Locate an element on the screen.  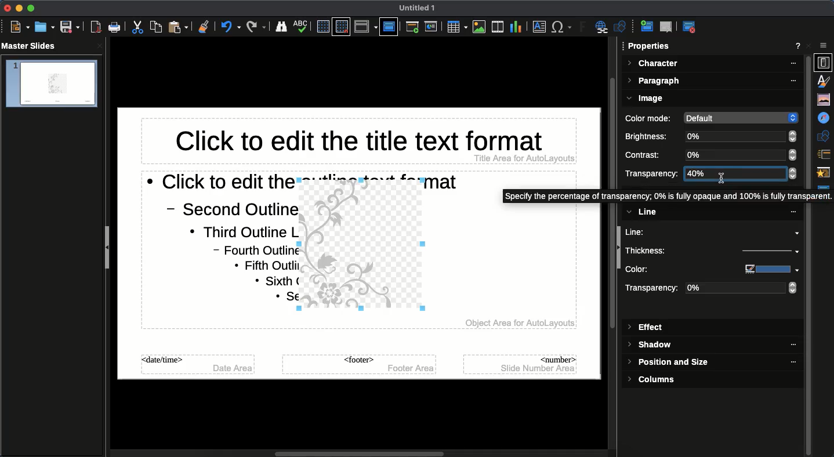
default is located at coordinates (739, 117).